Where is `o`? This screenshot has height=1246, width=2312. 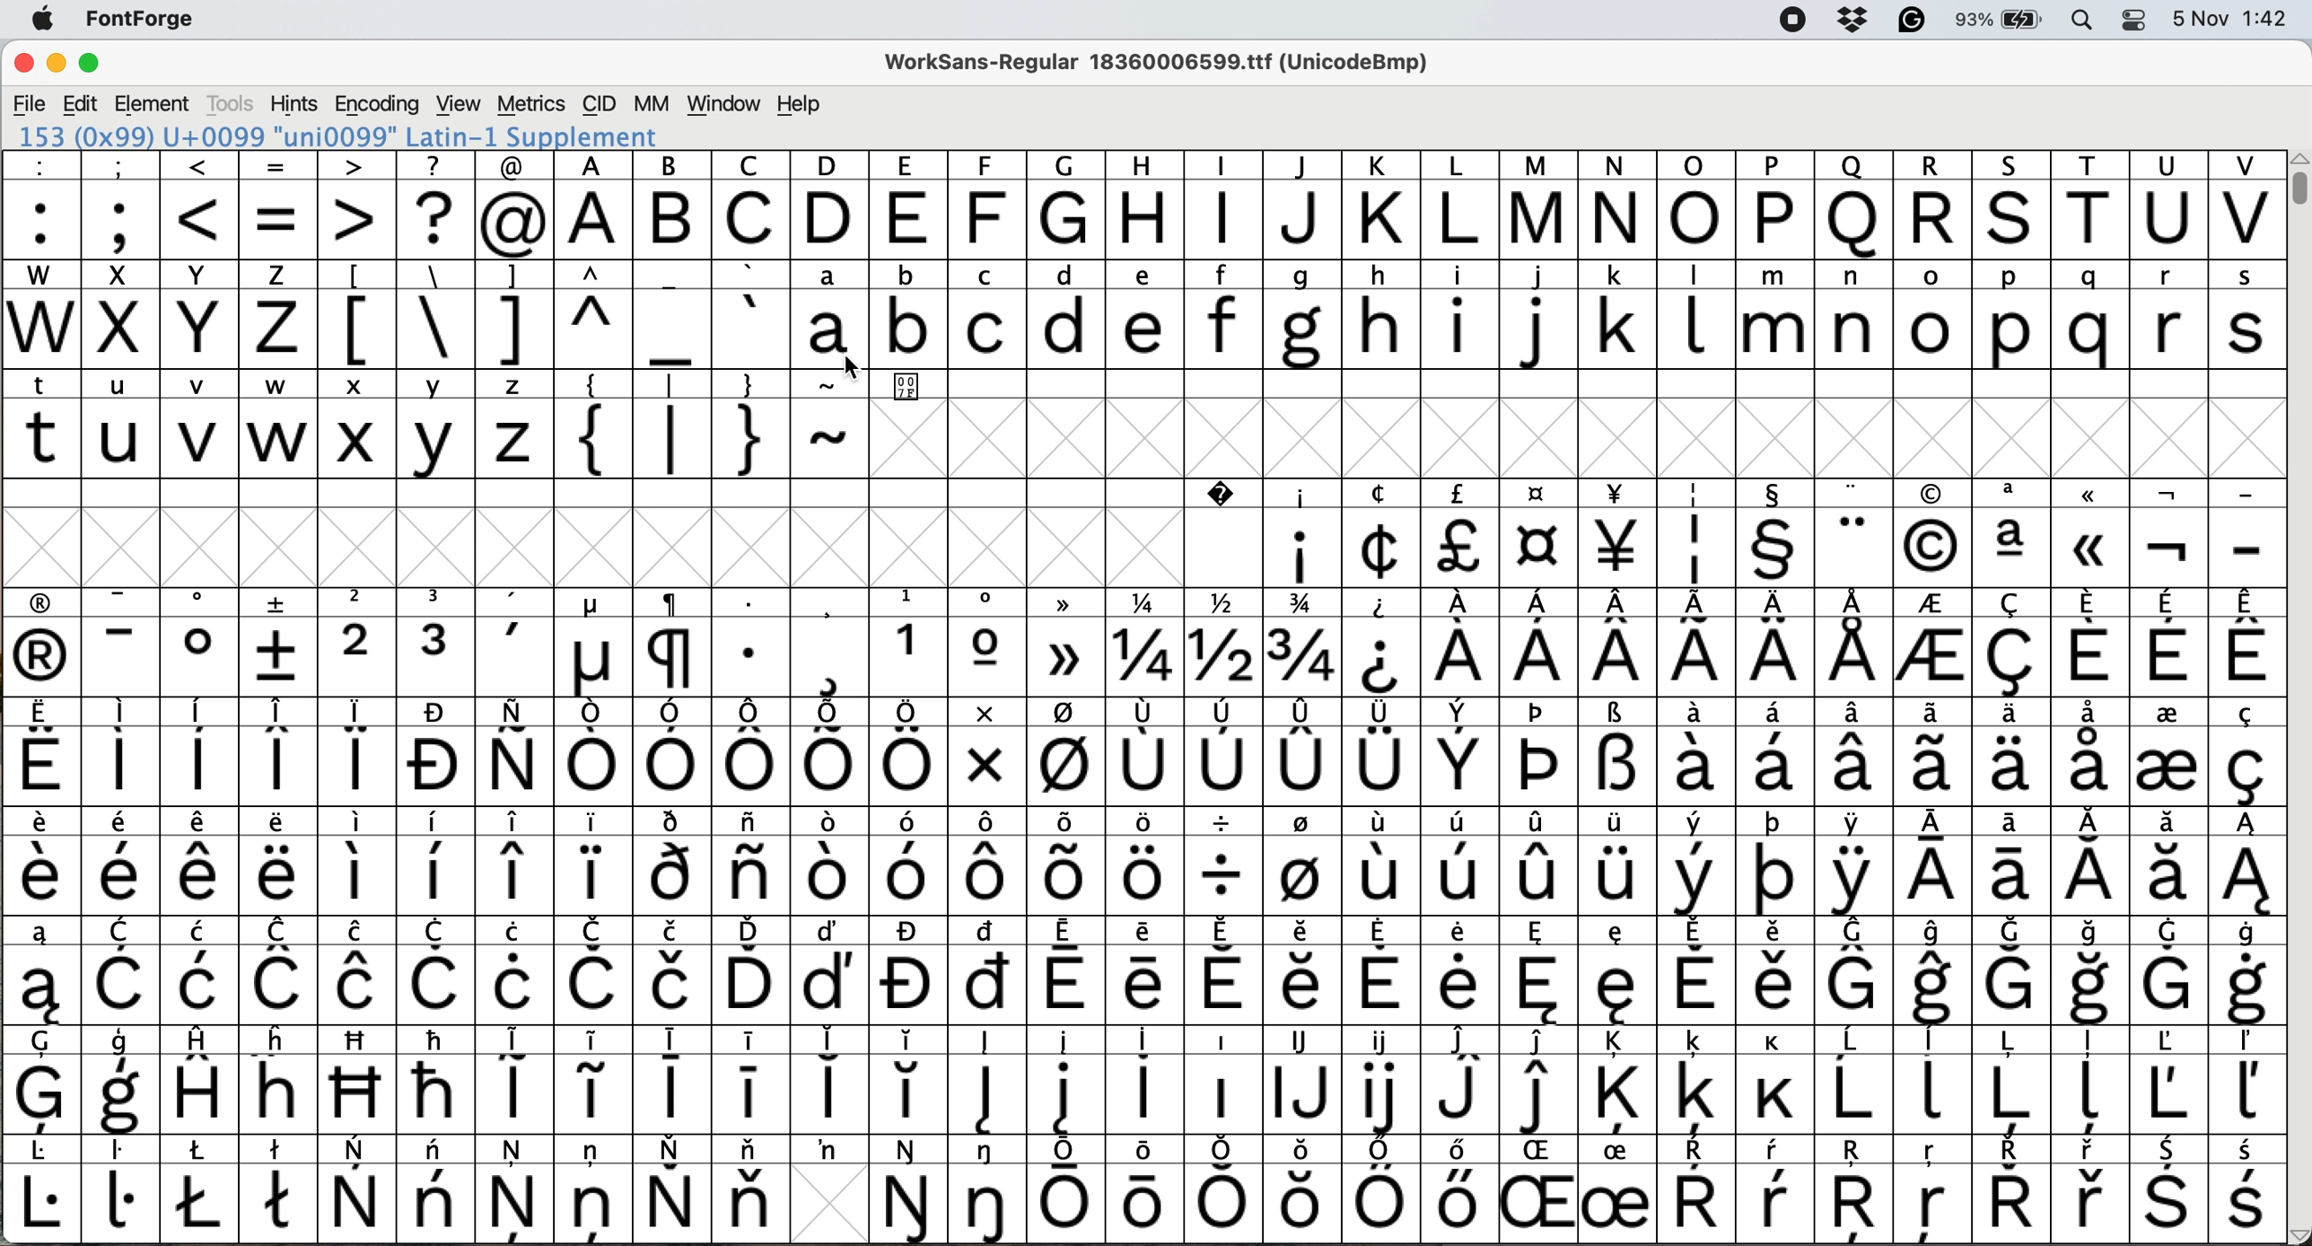 o is located at coordinates (1934, 318).